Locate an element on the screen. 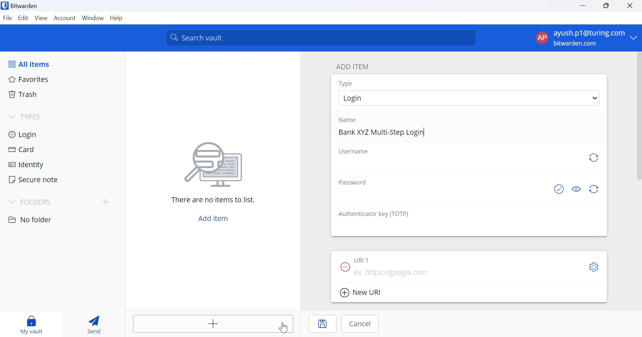 The height and width of the screenshot is (337, 642). Trash is located at coordinates (23, 94).